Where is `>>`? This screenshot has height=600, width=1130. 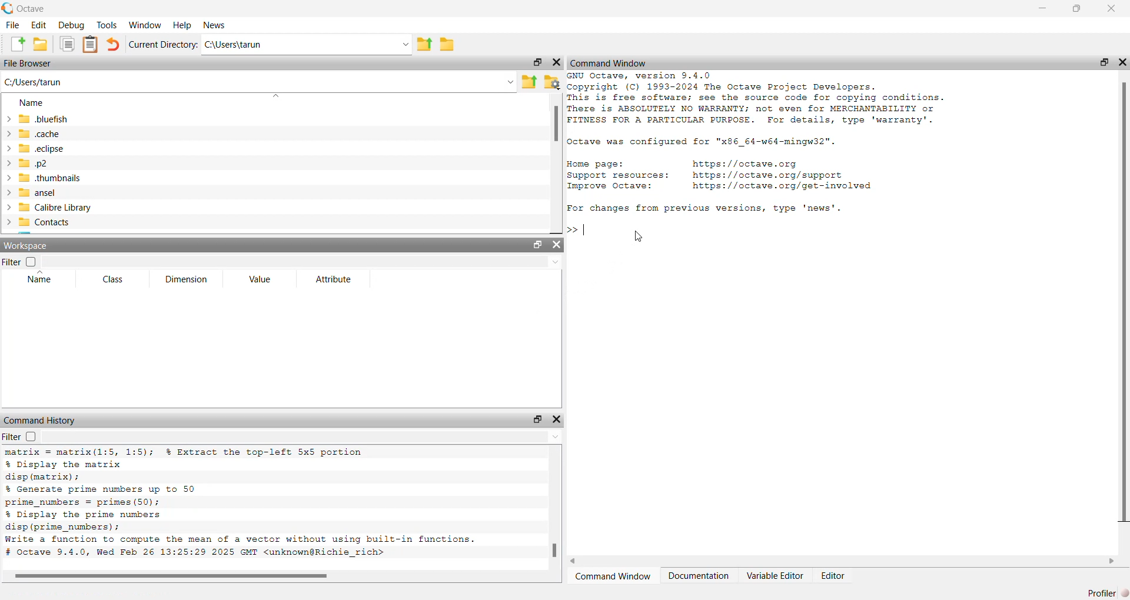
>> is located at coordinates (572, 230).